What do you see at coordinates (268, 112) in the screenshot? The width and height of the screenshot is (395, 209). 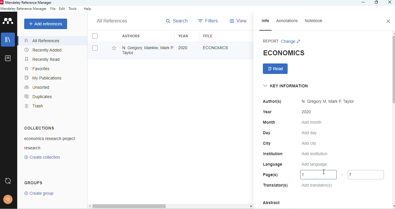 I see `year` at bounding box center [268, 112].